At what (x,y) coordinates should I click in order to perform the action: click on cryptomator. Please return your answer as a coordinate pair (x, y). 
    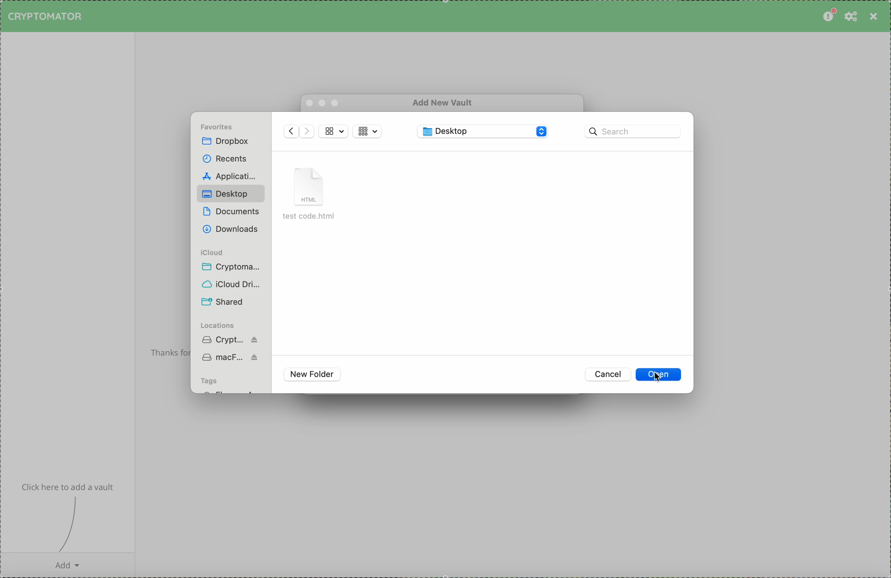
    Looking at the image, I should click on (48, 15).